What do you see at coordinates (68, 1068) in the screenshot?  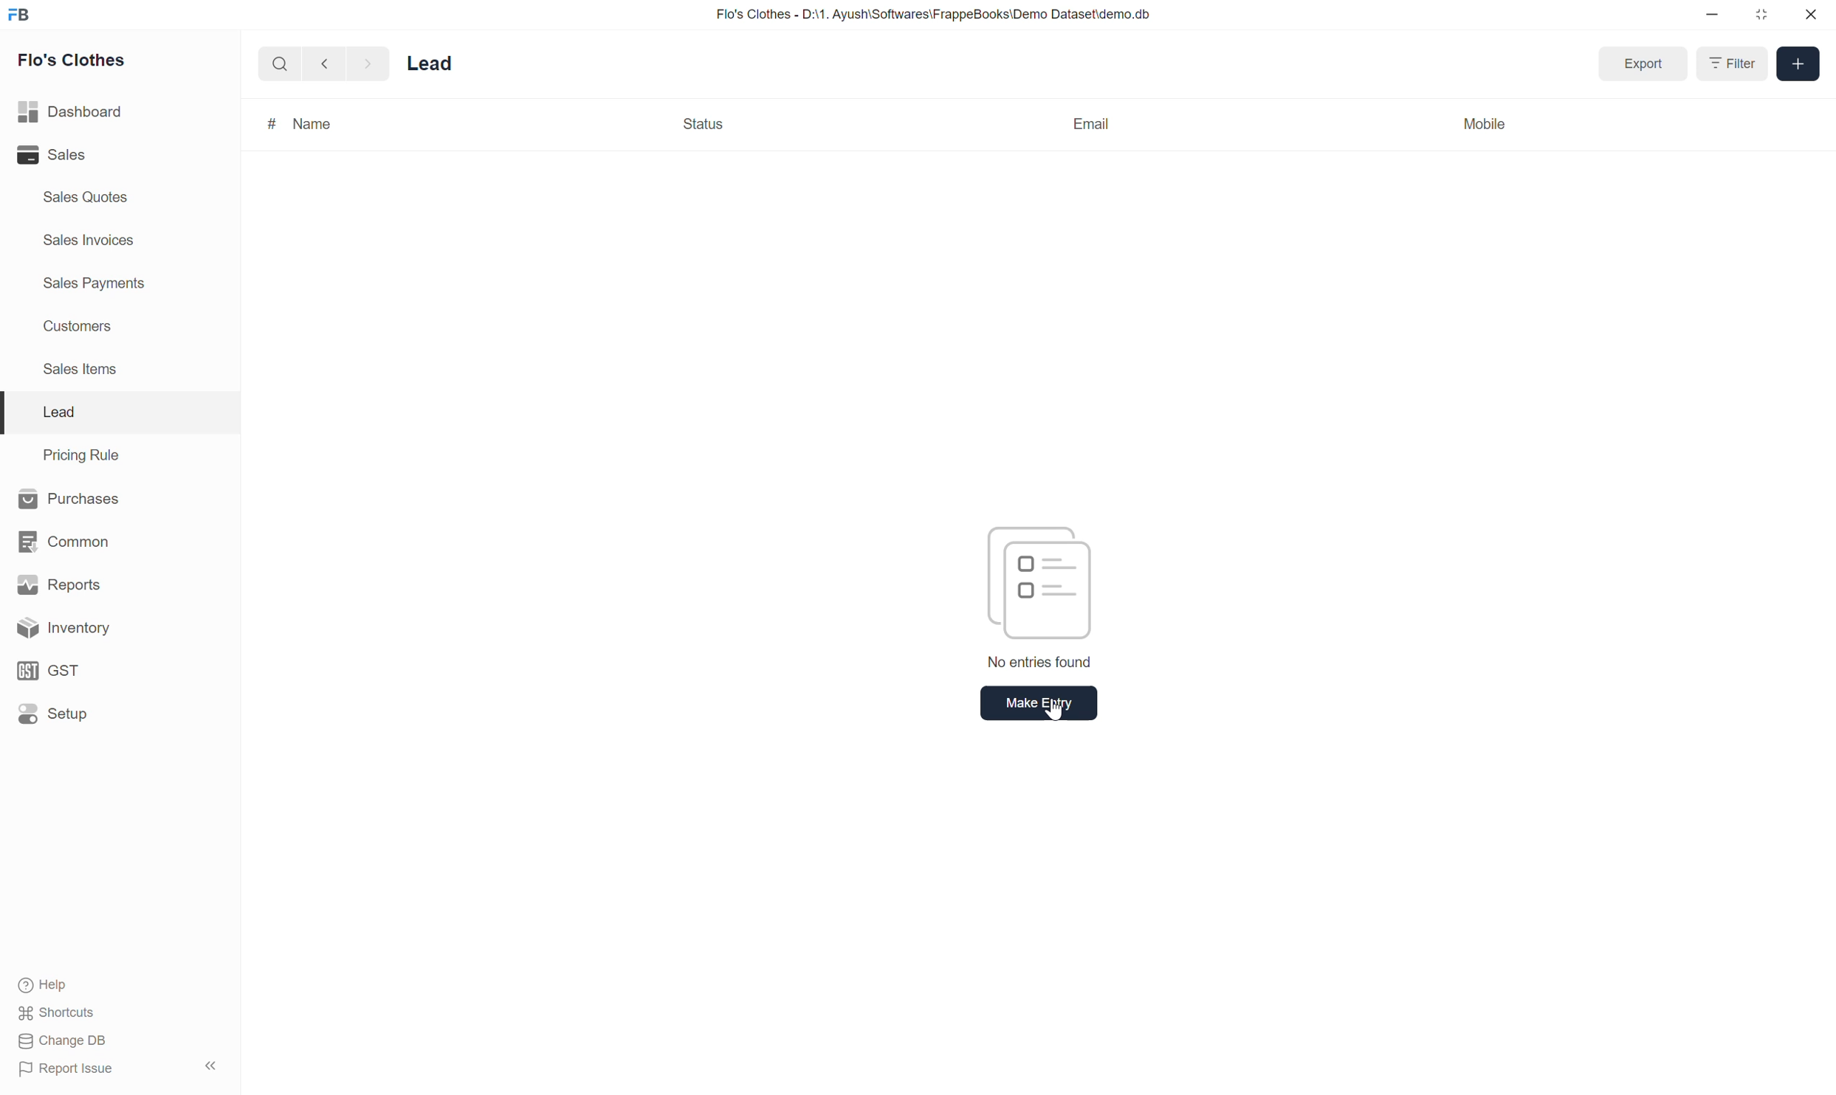 I see ` Report Issue` at bounding box center [68, 1068].